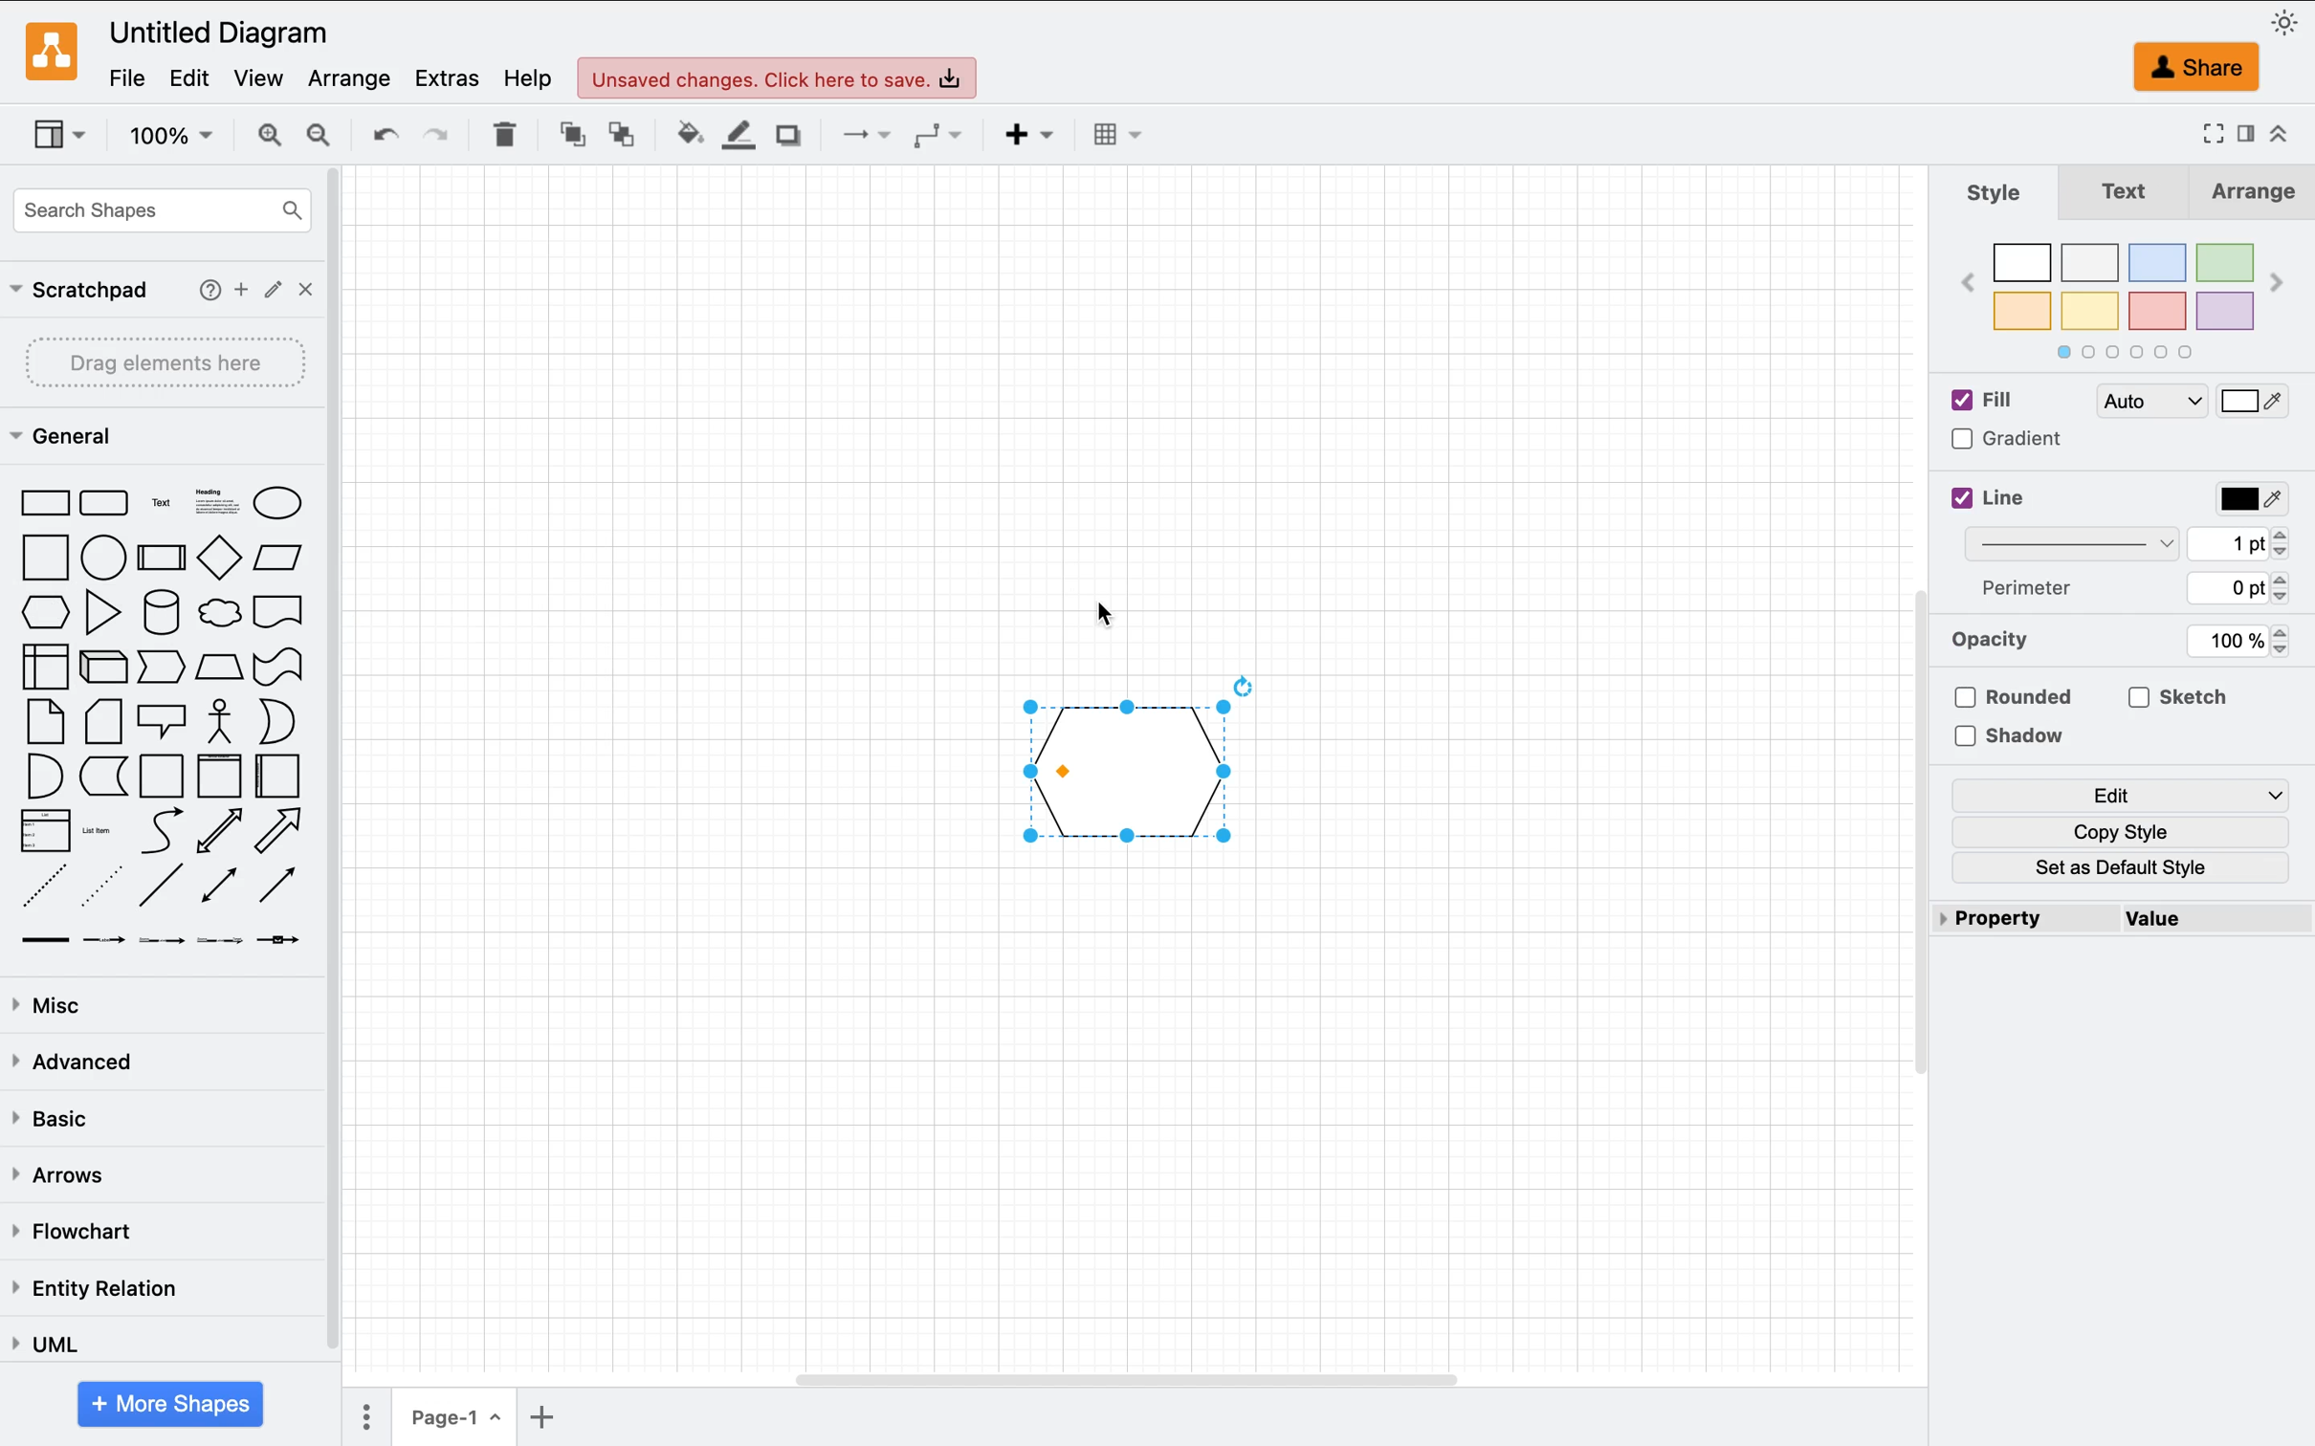  I want to click on redo, so click(445, 138).